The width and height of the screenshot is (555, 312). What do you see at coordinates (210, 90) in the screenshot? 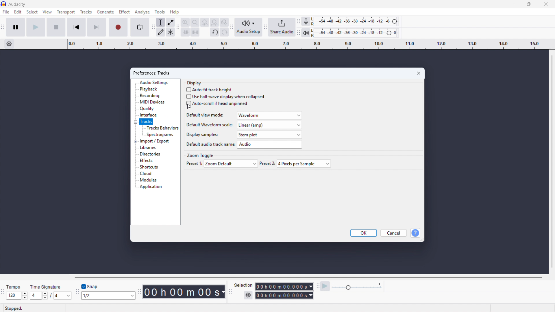
I see `auto-fit track height` at bounding box center [210, 90].